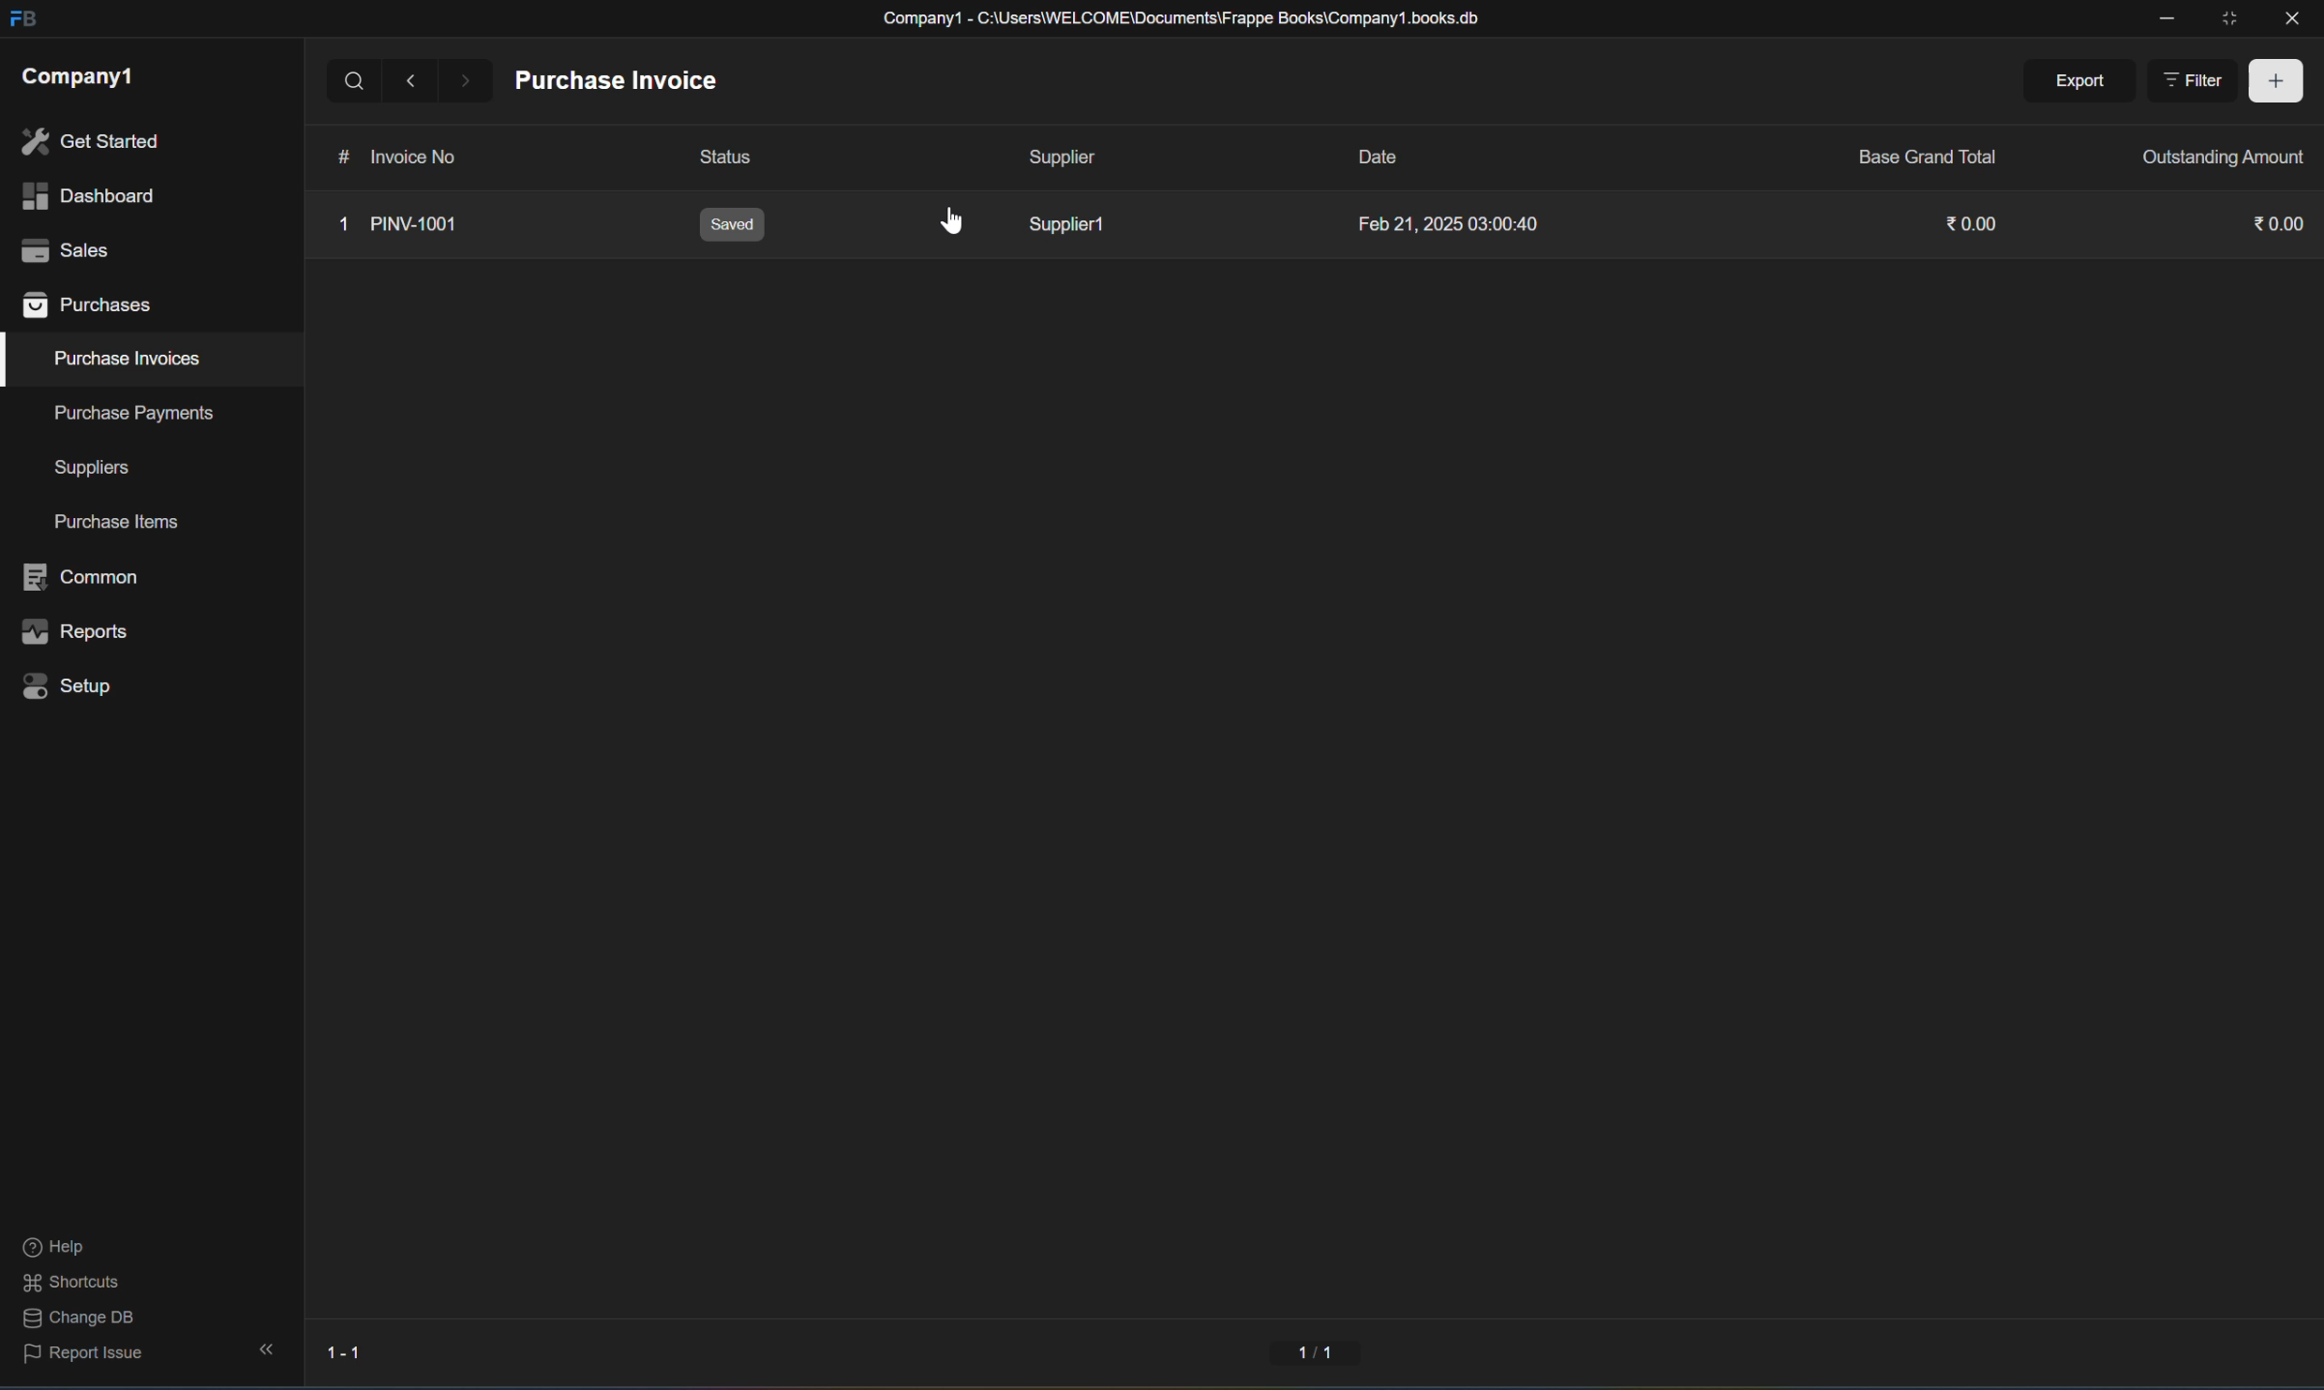 Image resolution: width=2324 pixels, height=1390 pixels. I want to click on outstanding amount, so click(2222, 155).